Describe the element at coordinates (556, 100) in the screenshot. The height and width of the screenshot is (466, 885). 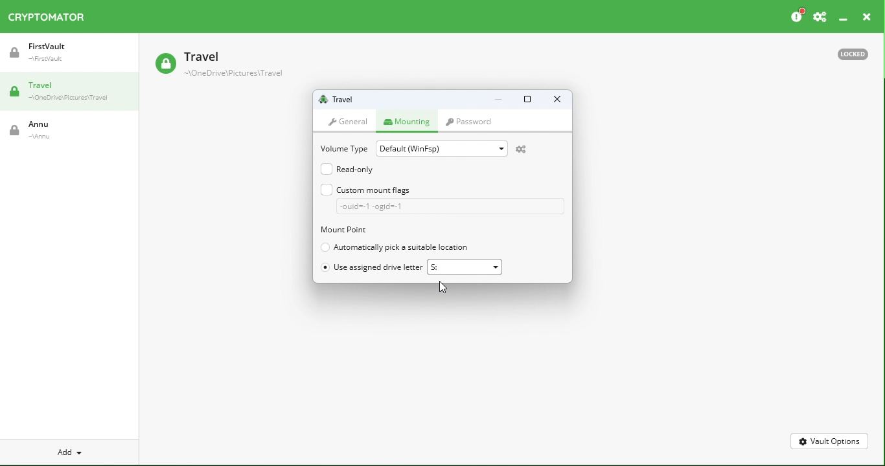
I see `Close` at that location.